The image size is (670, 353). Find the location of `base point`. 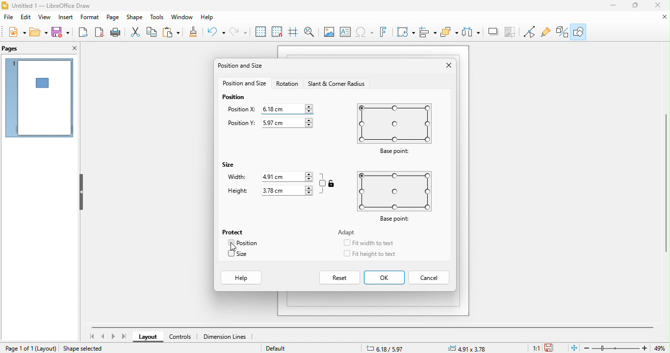

base point is located at coordinates (393, 128).